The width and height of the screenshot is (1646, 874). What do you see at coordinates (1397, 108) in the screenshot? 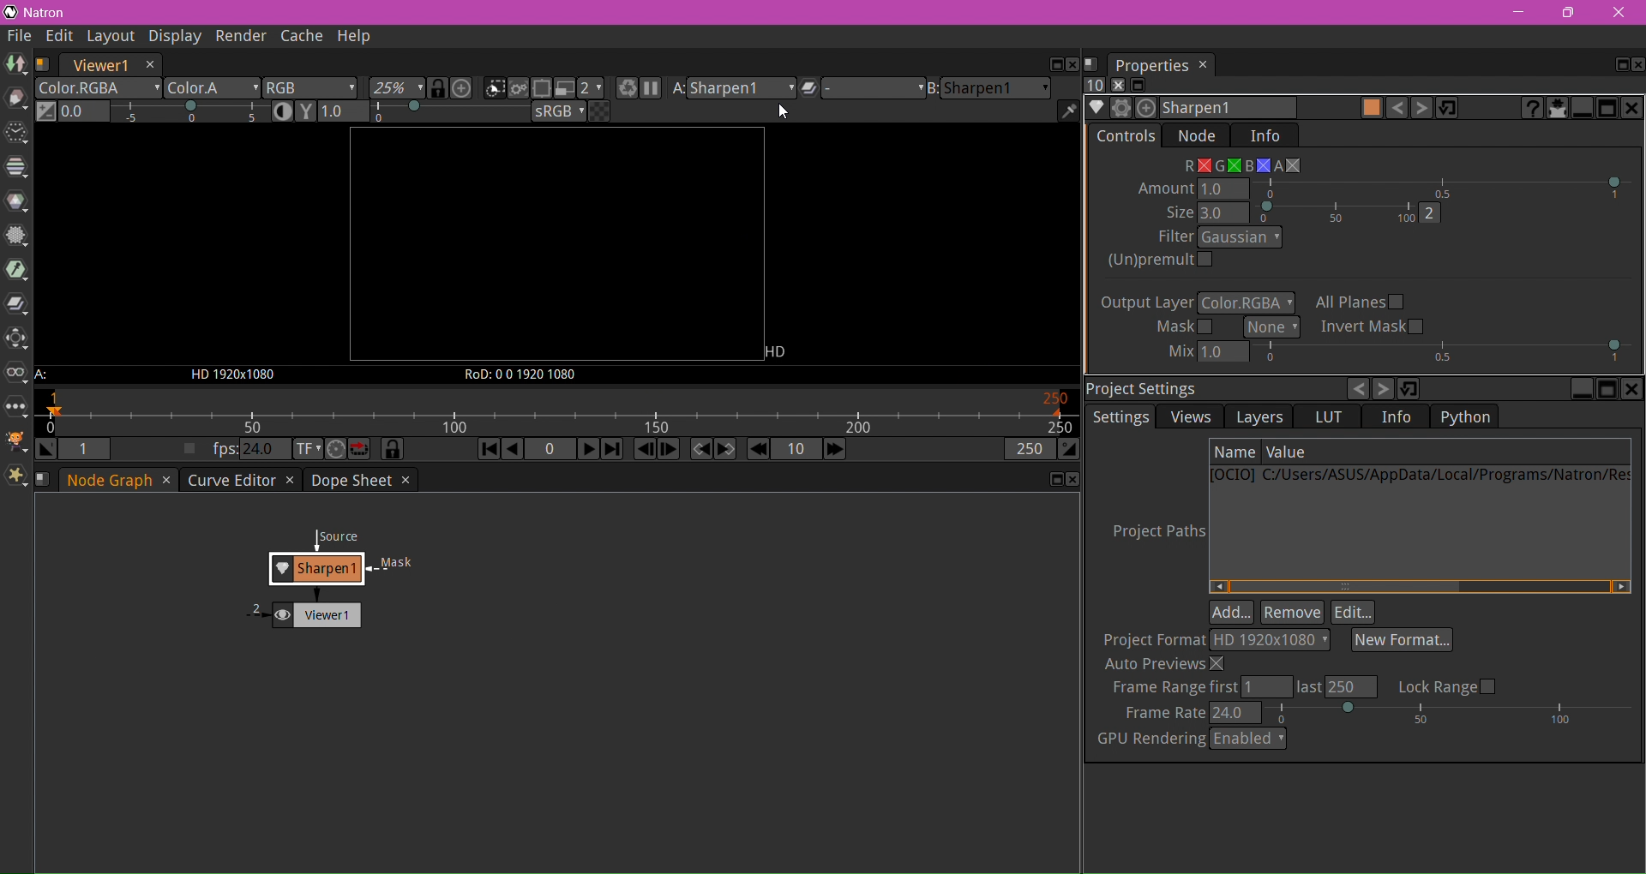
I see `Undo the last change made to this operator` at bounding box center [1397, 108].